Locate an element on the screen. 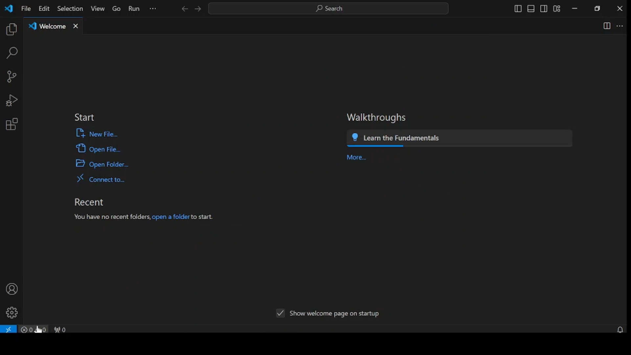  toggle secondary sidebar is located at coordinates (544, 9).